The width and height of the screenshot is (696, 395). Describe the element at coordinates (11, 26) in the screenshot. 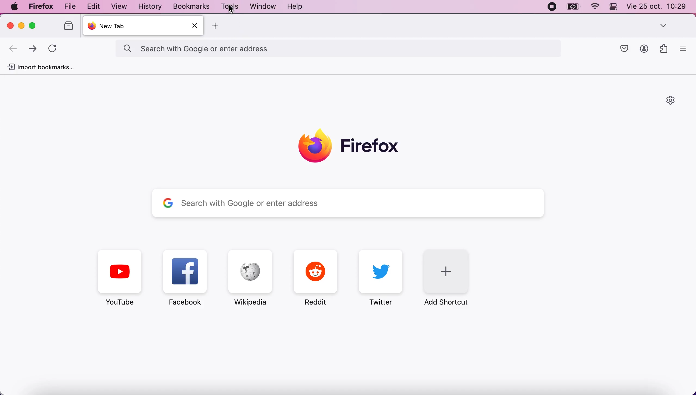

I see `Close` at that location.